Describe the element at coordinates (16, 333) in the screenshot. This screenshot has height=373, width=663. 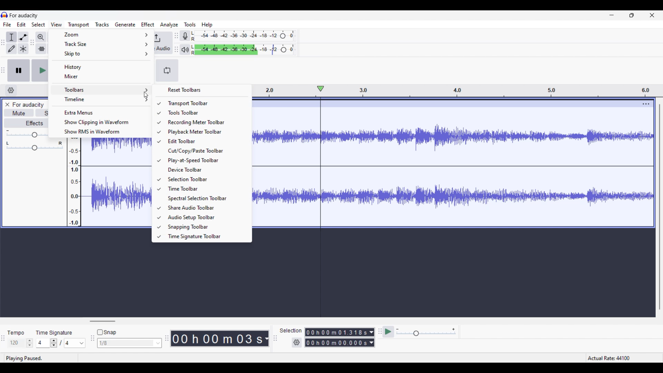
I see `Indicates Tempo settings` at that location.